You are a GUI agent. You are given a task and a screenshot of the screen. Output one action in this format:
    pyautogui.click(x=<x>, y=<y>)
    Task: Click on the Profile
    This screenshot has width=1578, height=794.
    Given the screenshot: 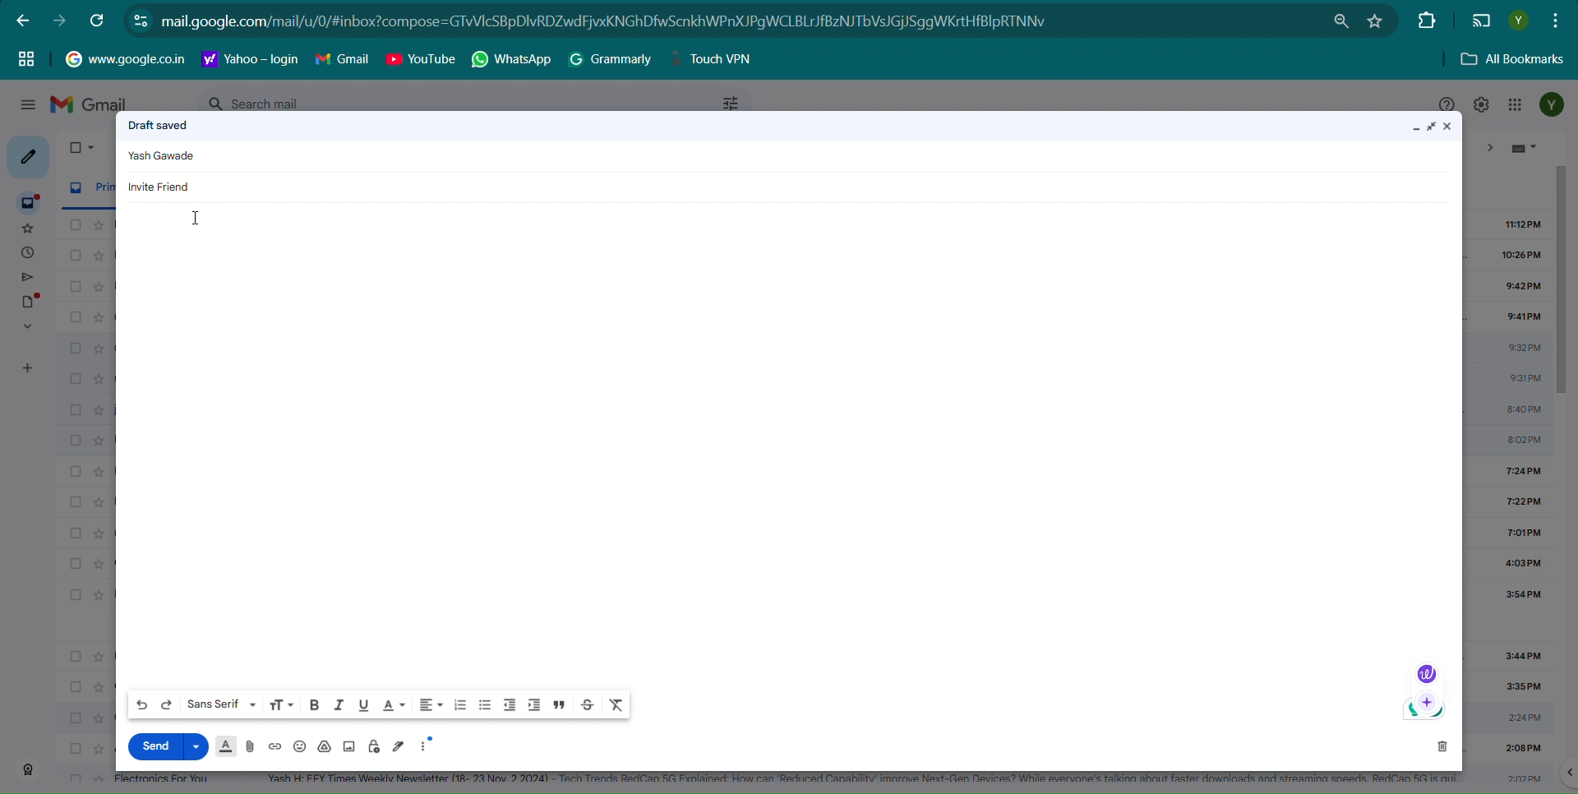 What is the action you would take?
    pyautogui.click(x=1518, y=21)
    